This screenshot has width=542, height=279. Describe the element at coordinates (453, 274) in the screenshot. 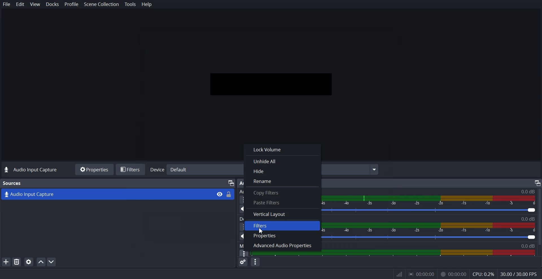

I see `Recording` at that location.